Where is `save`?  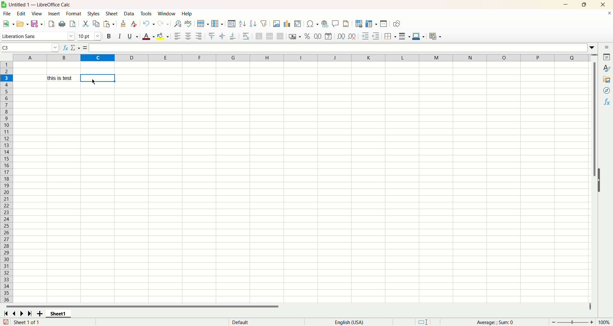 save is located at coordinates (37, 24).